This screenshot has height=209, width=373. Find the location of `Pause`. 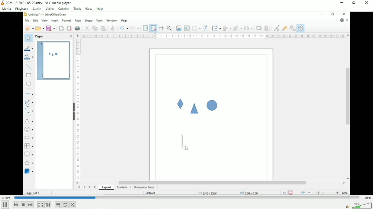

Pause is located at coordinates (5, 205).